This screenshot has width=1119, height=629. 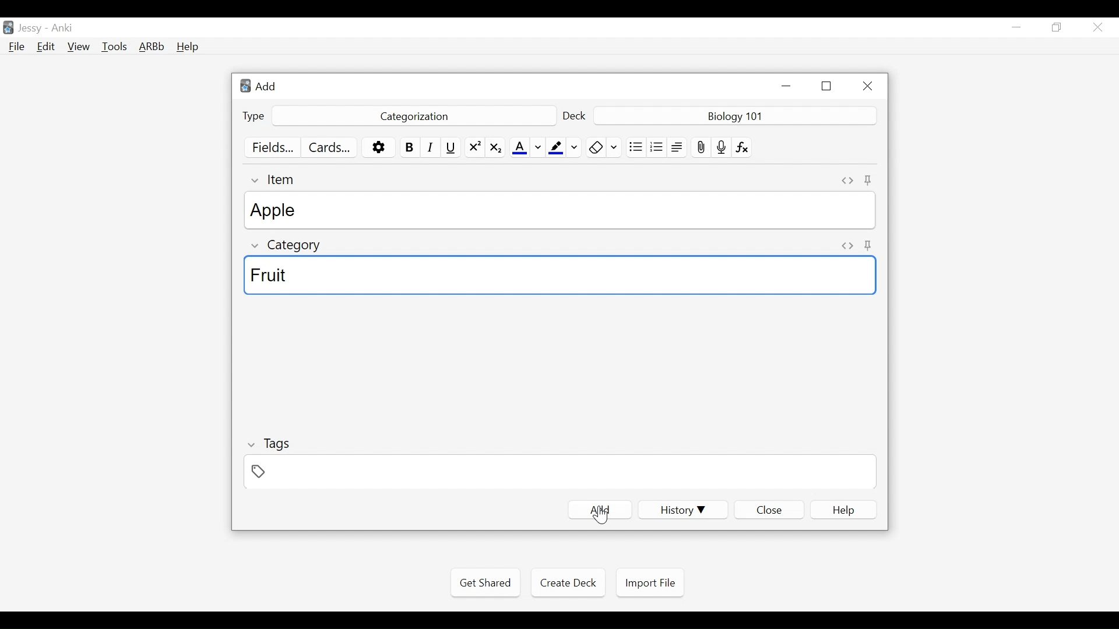 What do you see at coordinates (1097, 27) in the screenshot?
I see `Close` at bounding box center [1097, 27].